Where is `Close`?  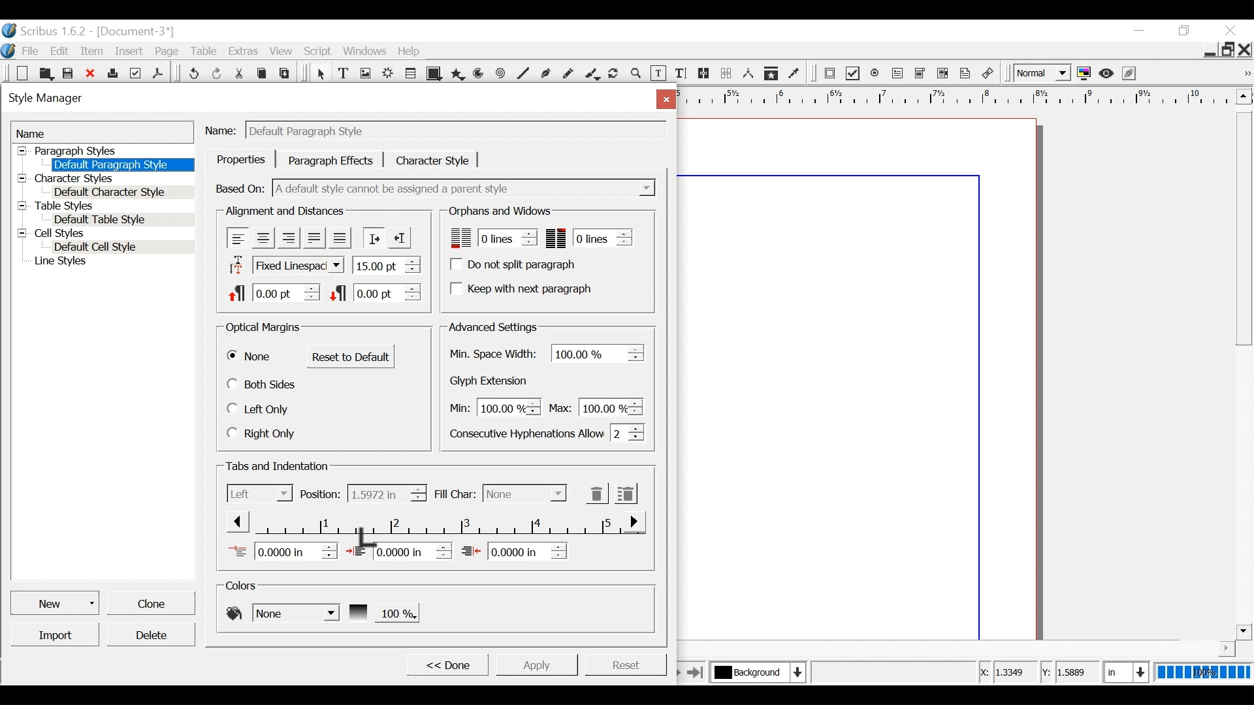
Close is located at coordinates (664, 99).